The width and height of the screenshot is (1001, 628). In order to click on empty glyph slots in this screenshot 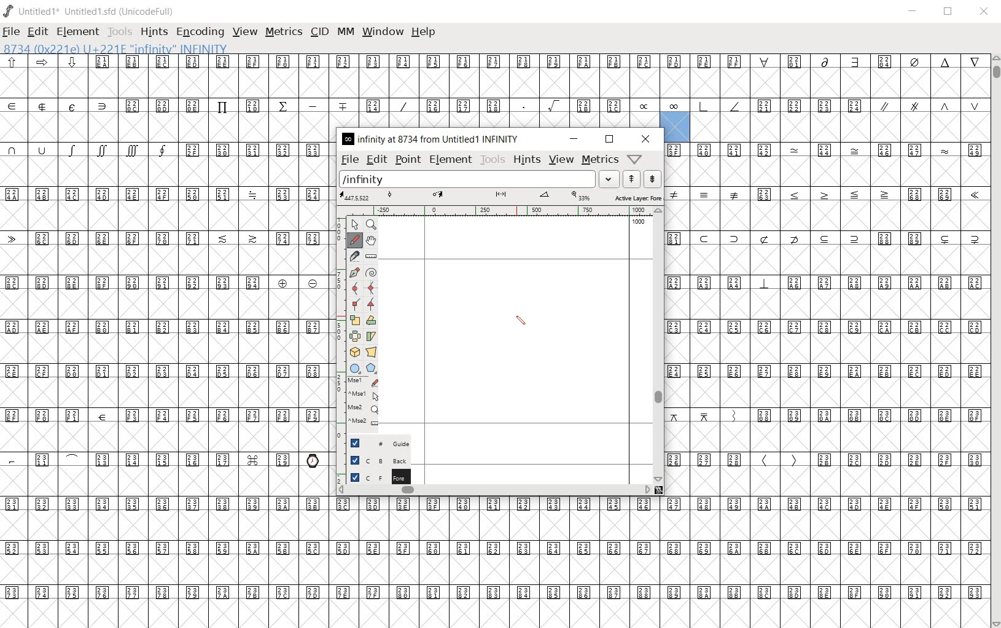, I will do `click(167, 305)`.